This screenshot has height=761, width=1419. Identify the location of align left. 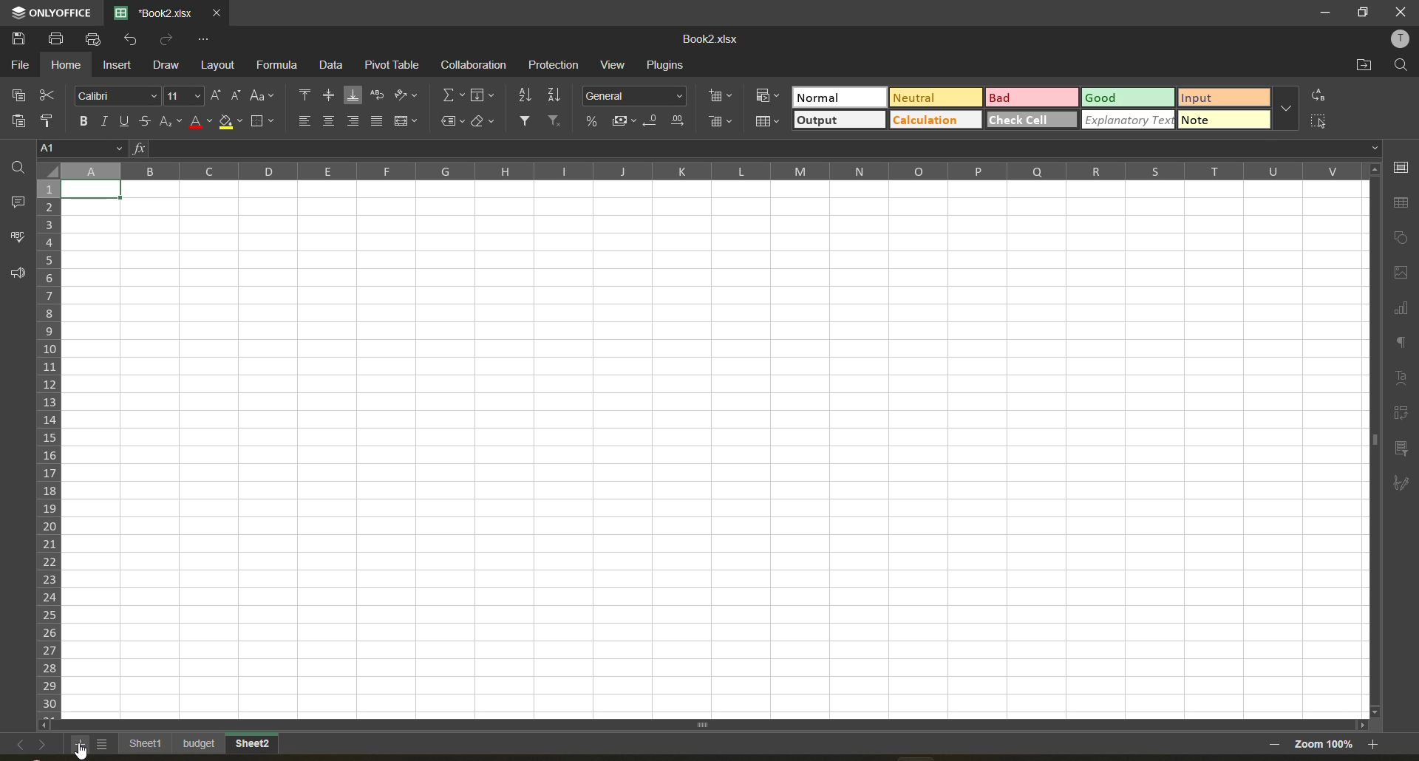
(305, 121).